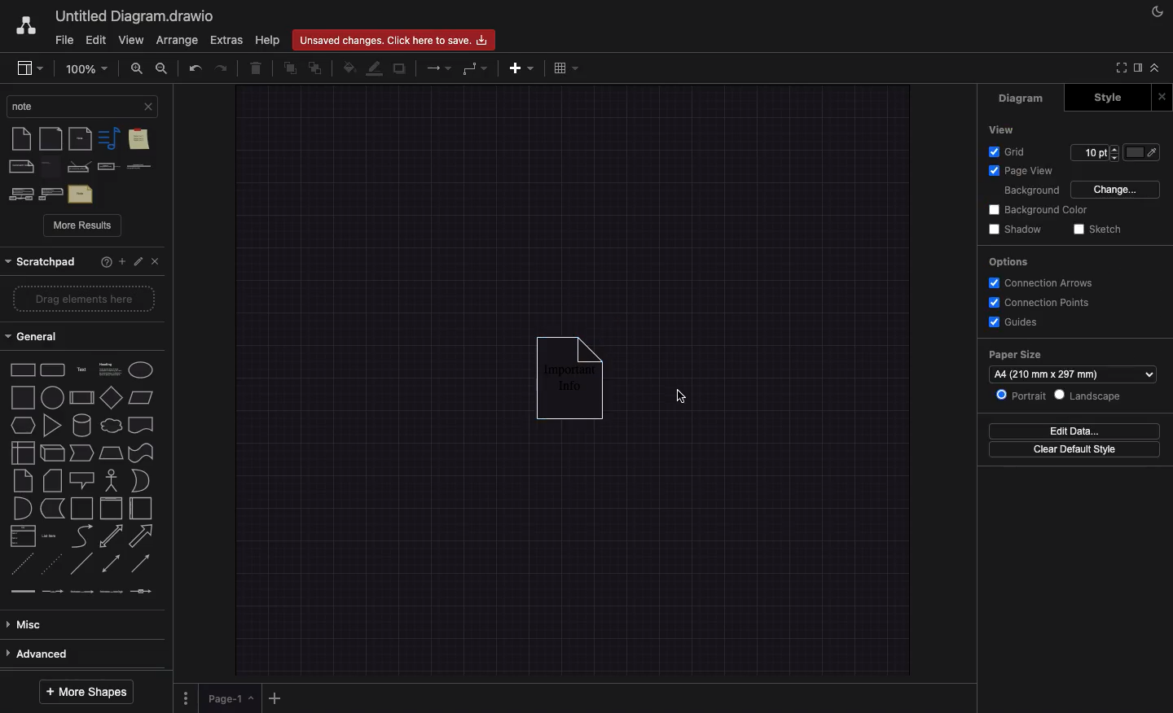  What do you see at coordinates (81, 138) in the screenshot?
I see `note` at bounding box center [81, 138].